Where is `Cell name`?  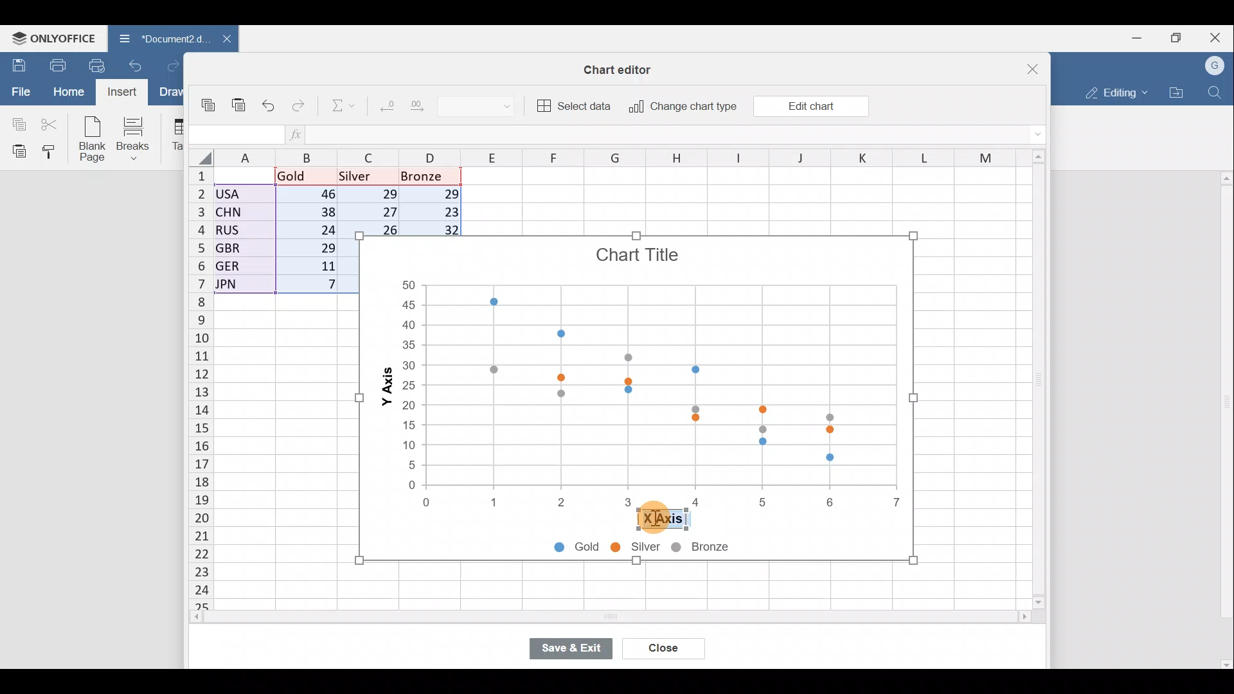 Cell name is located at coordinates (237, 131).